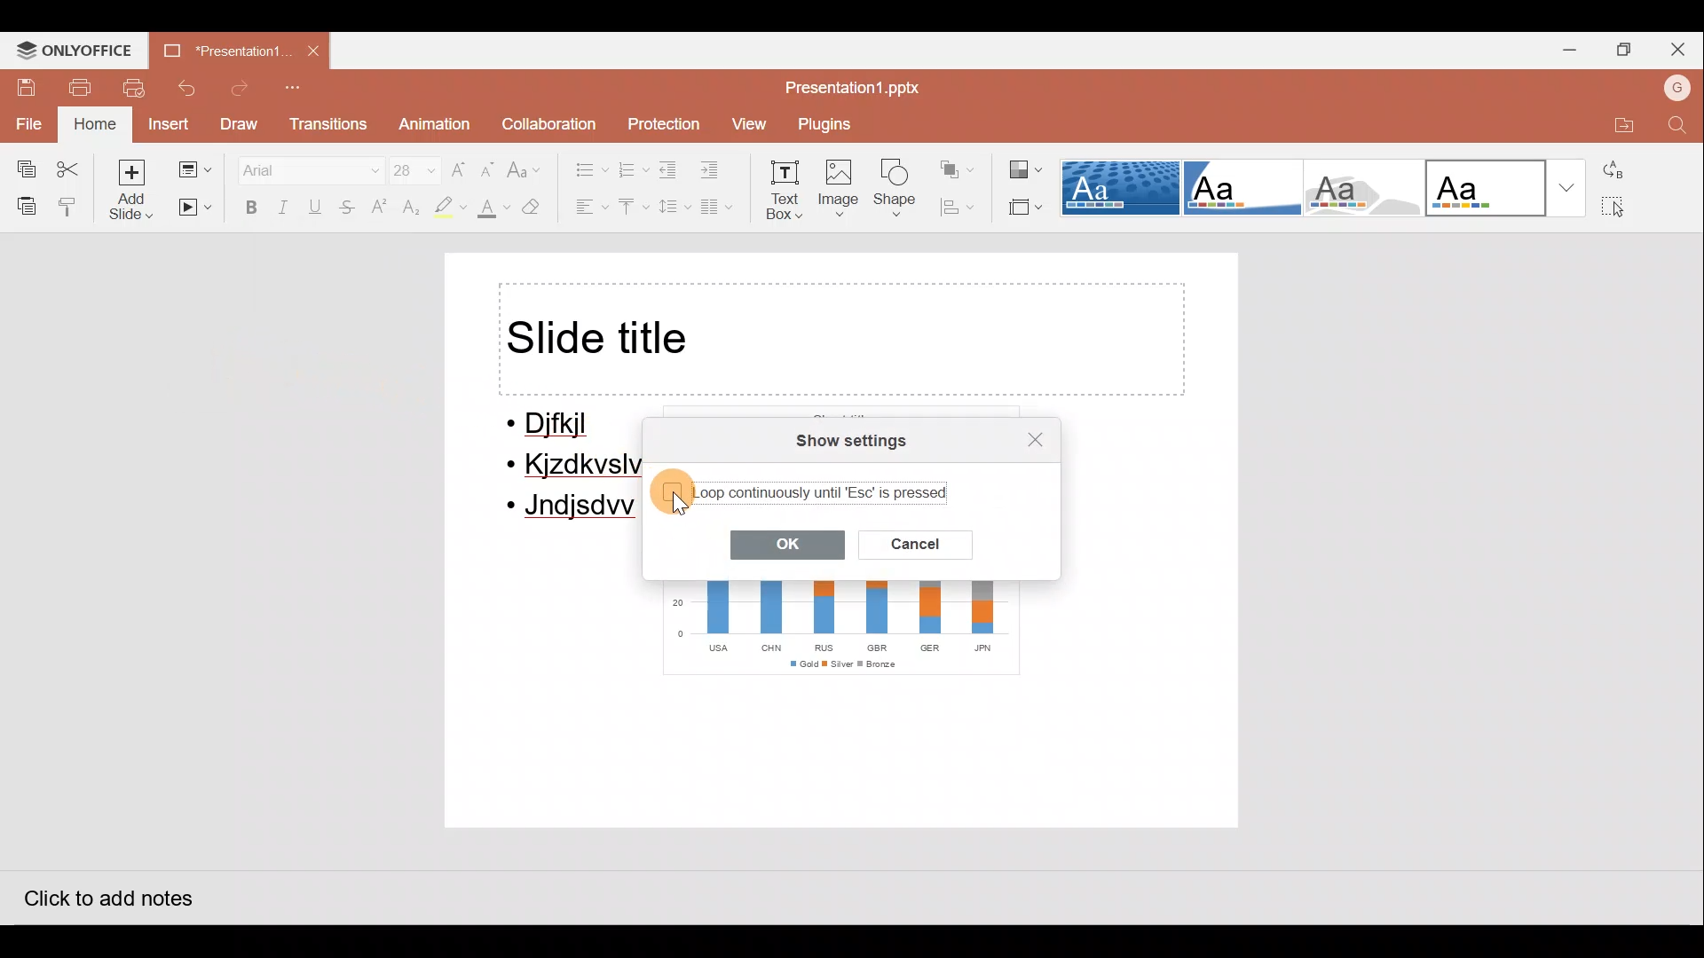 The height and width of the screenshot is (958, 1704). What do you see at coordinates (552, 122) in the screenshot?
I see `Collaboration` at bounding box center [552, 122].